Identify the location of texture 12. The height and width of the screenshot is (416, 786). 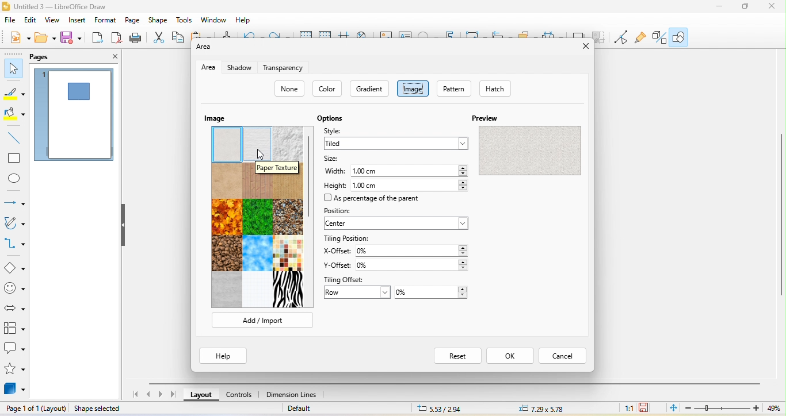
(288, 253).